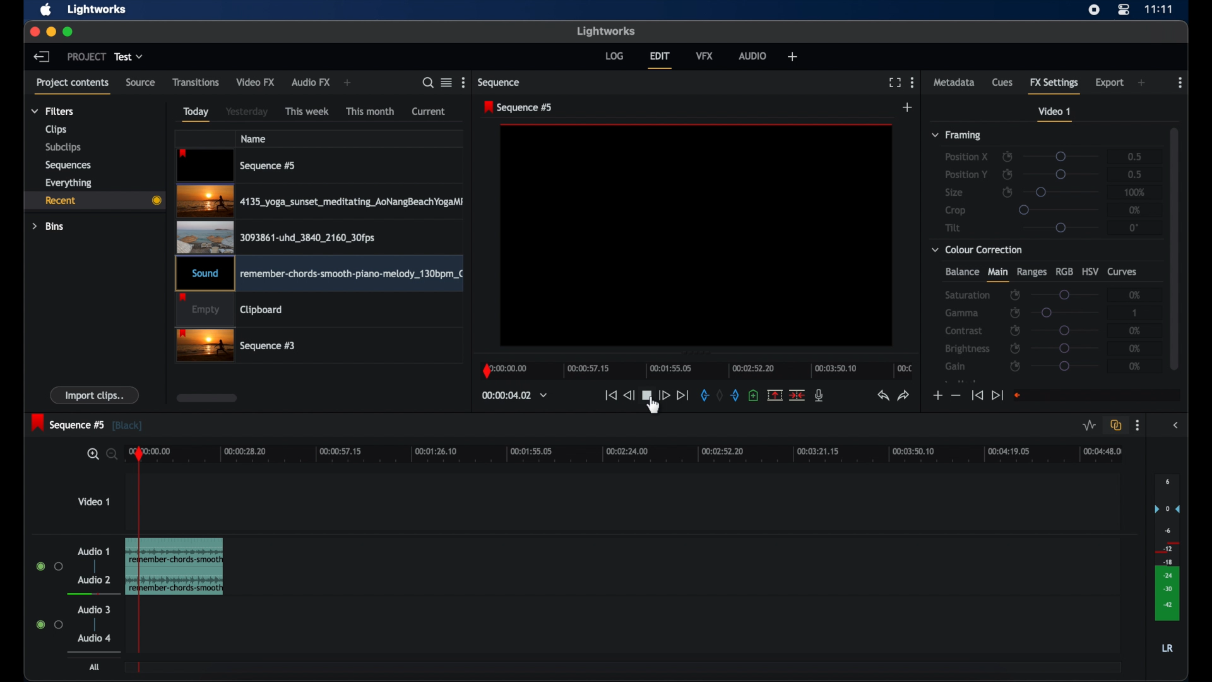 The image size is (1212, 682). I want to click on slider, so click(1060, 228).